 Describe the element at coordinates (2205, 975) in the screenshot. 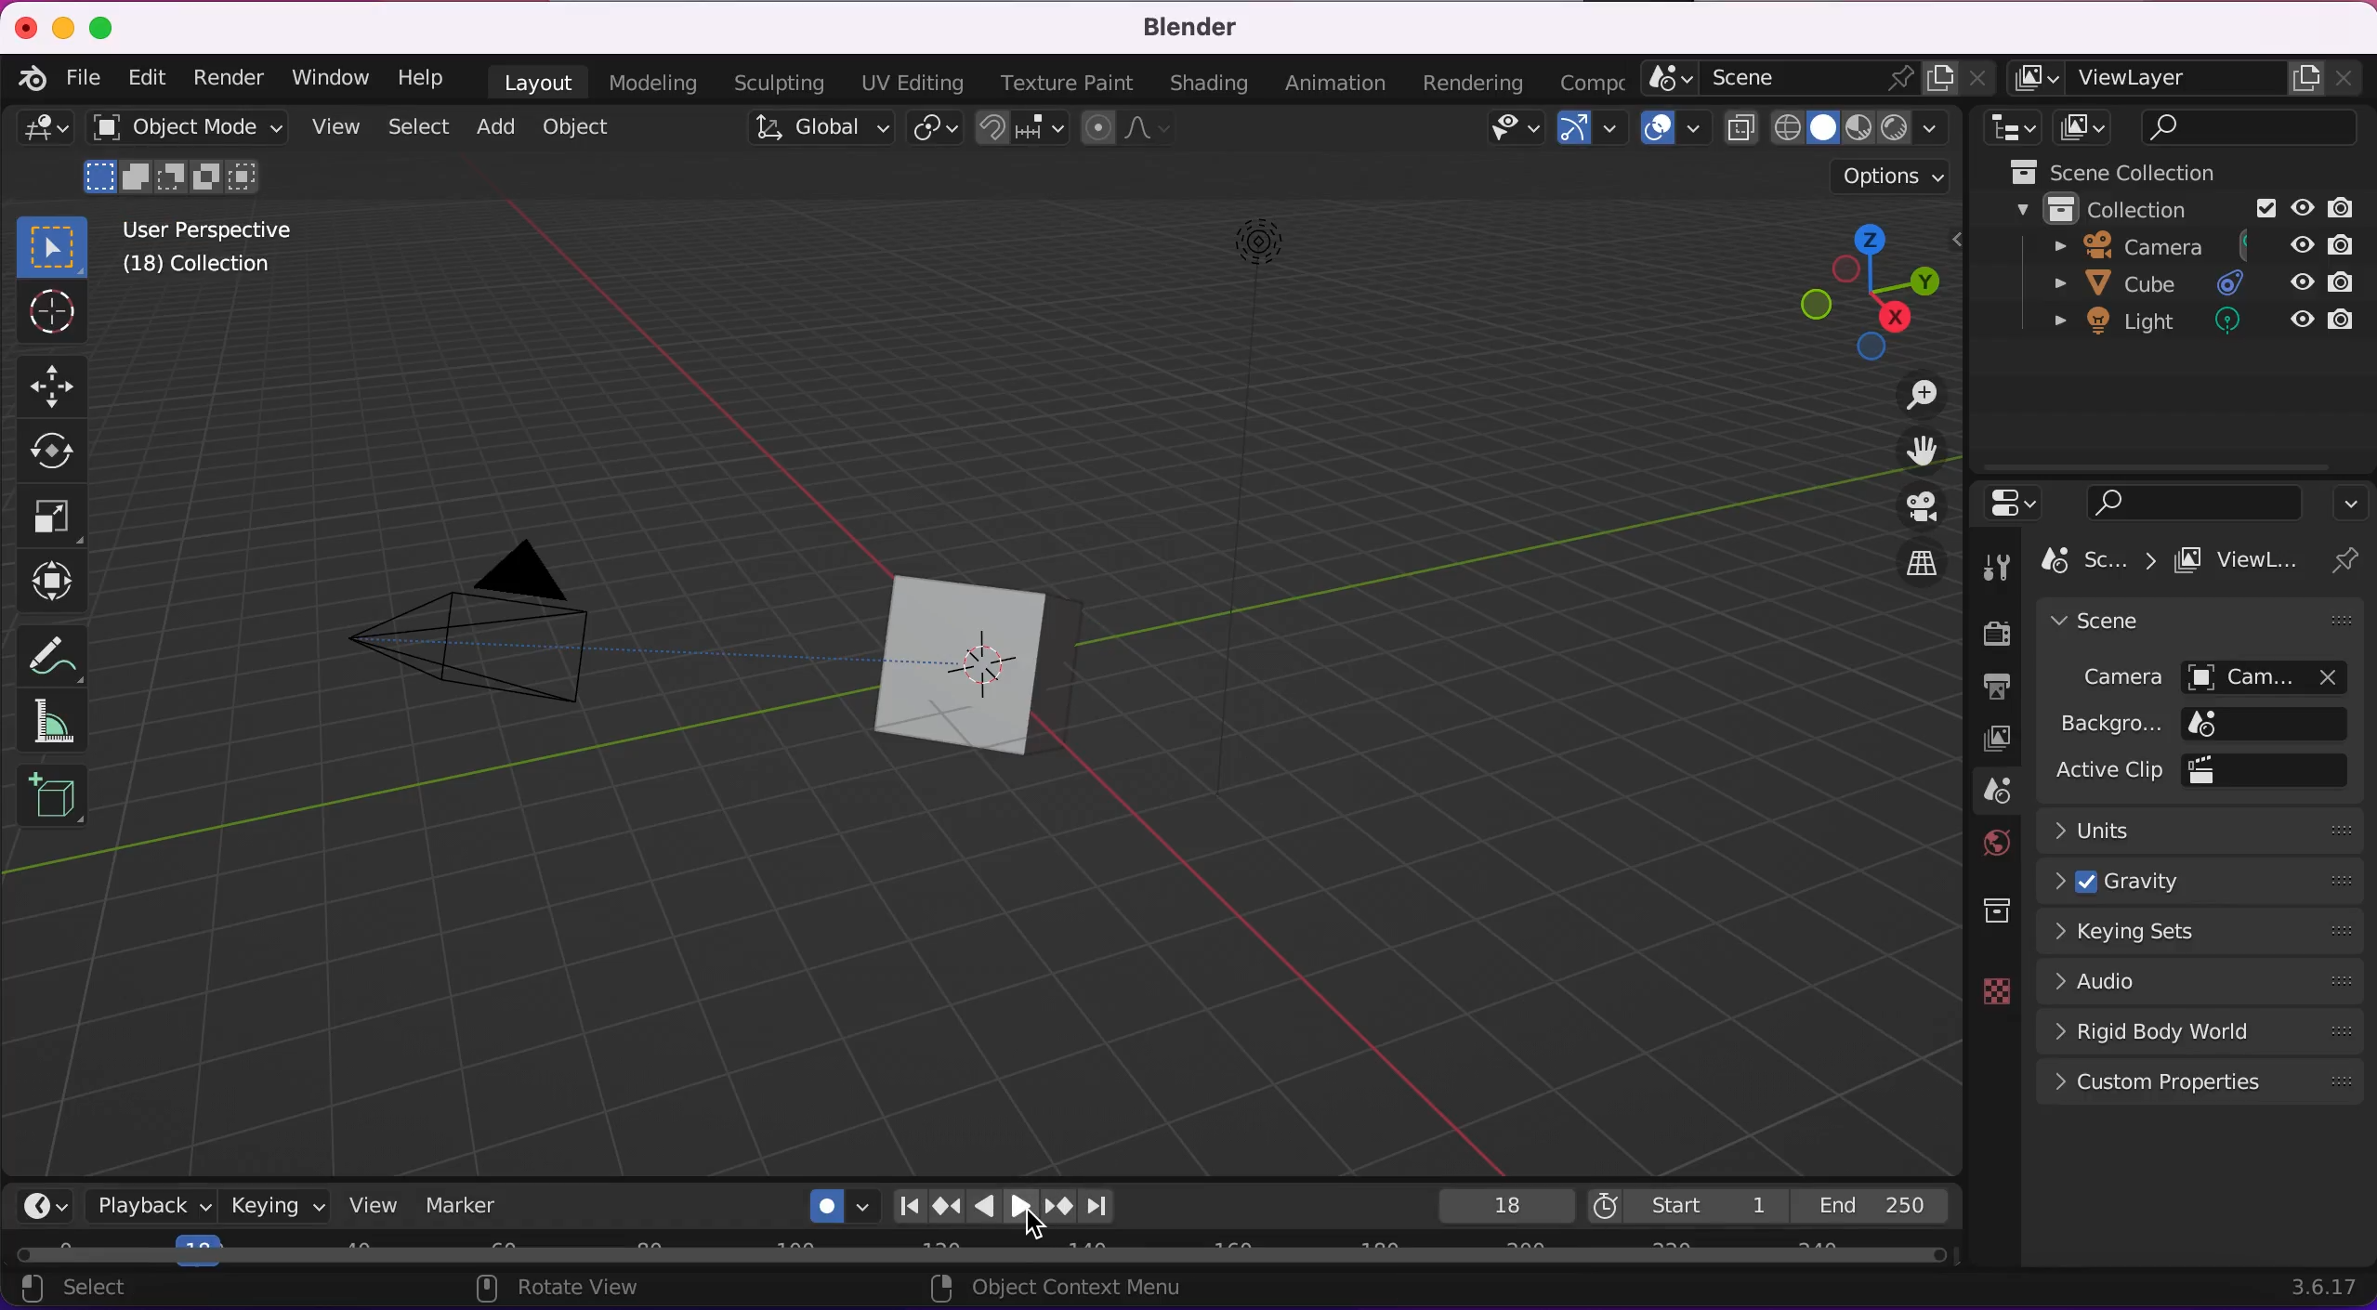

I see `audio` at that location.